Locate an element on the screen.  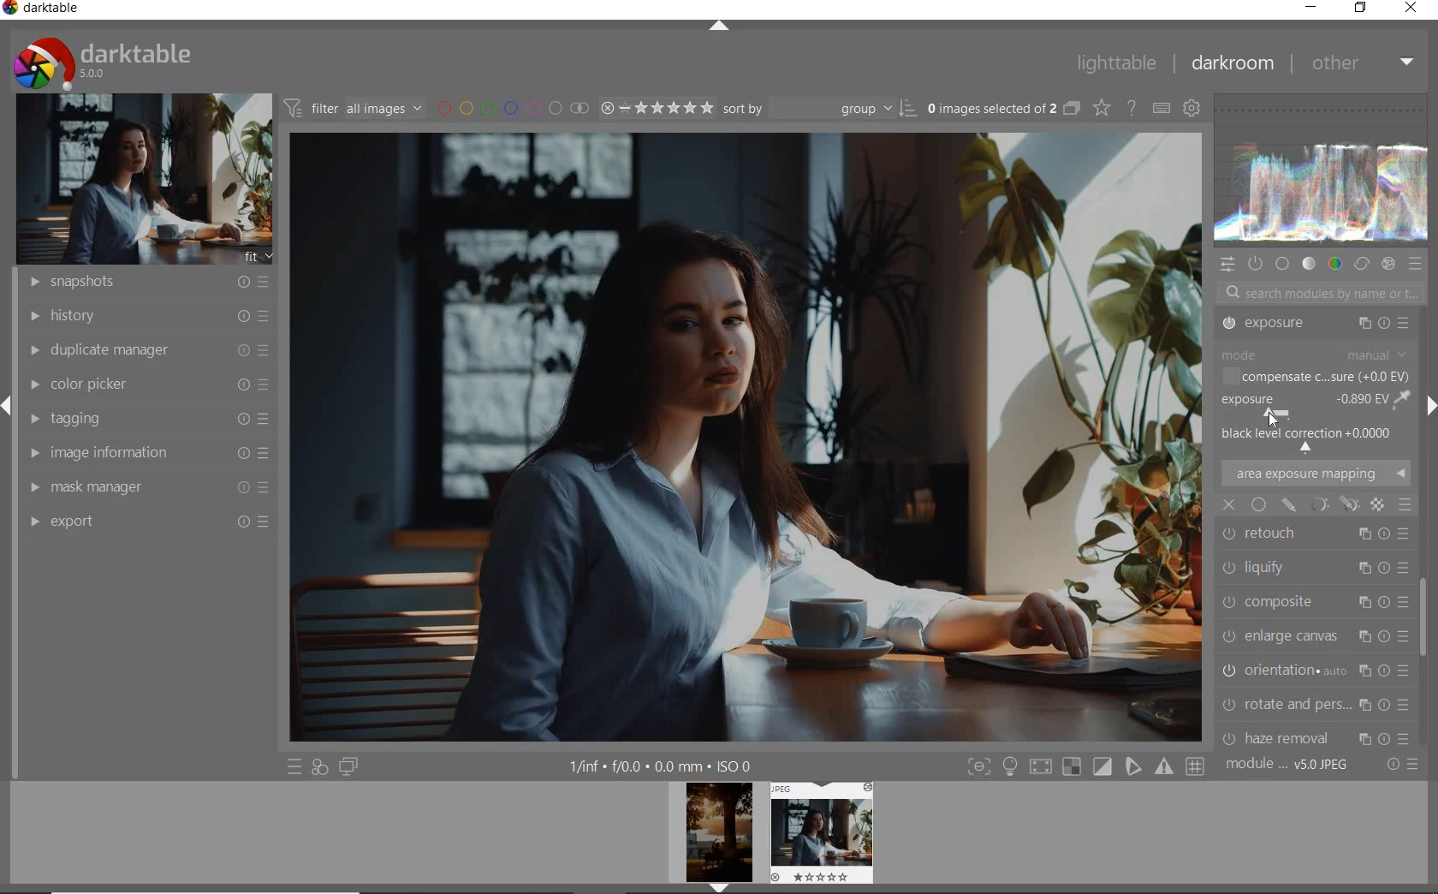
EXPORT is located at coordinates (150, 521).